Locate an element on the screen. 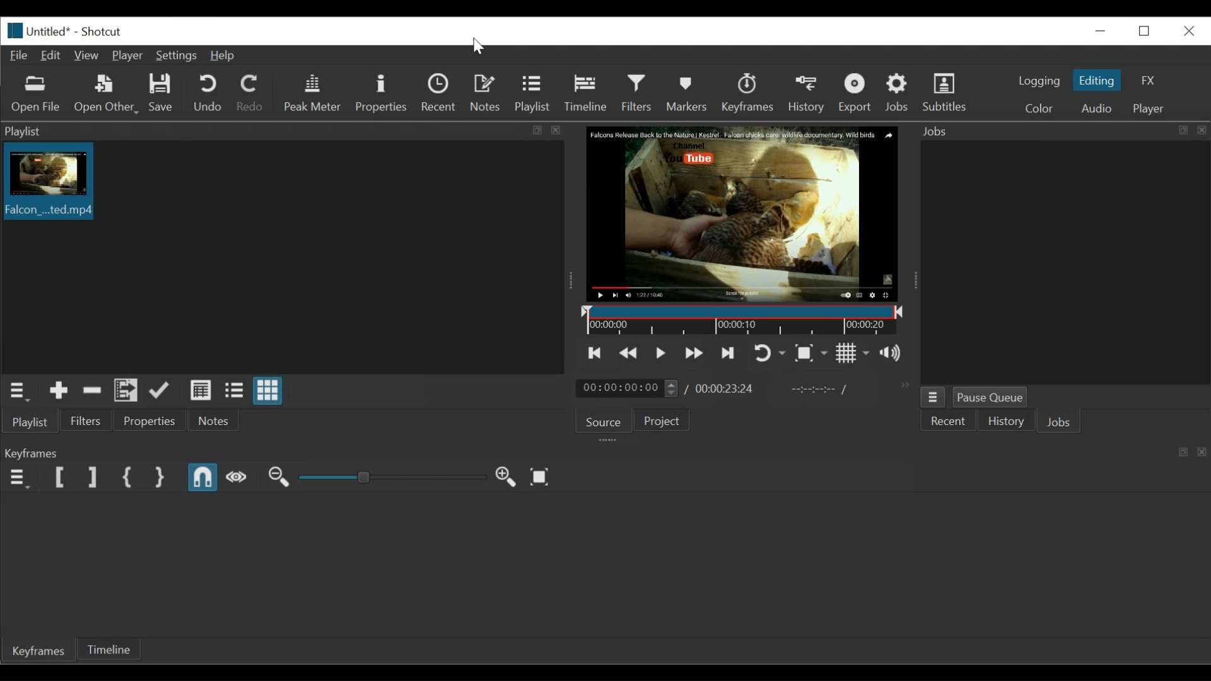 The width and height of the screenshot is (1211, 681). Scrub while dragging is located at coordinates (238, 478).